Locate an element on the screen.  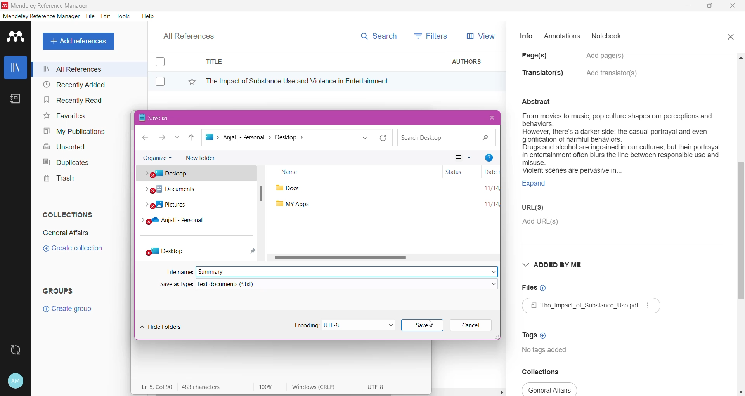
View is located at coordinates (479, 36).